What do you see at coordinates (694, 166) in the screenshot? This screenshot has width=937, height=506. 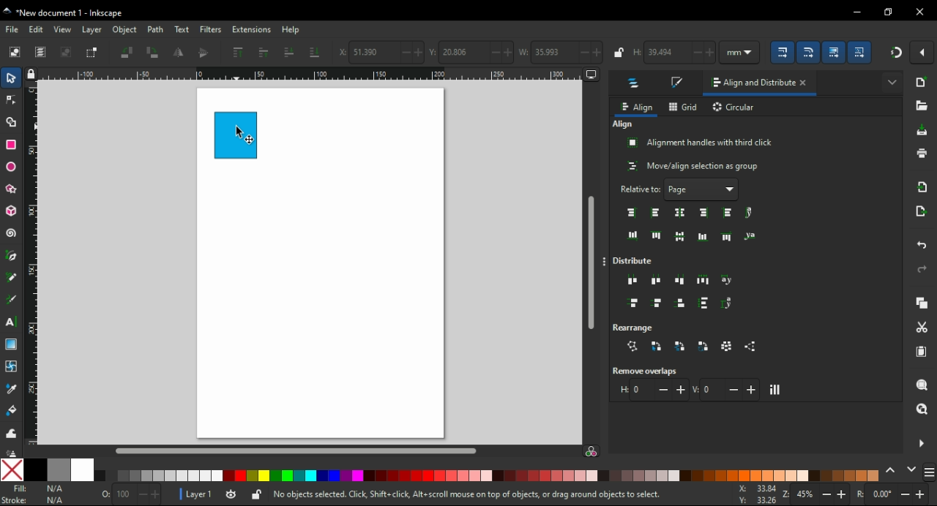 I see `move/align selection as group` at bounding box center [694, 166].